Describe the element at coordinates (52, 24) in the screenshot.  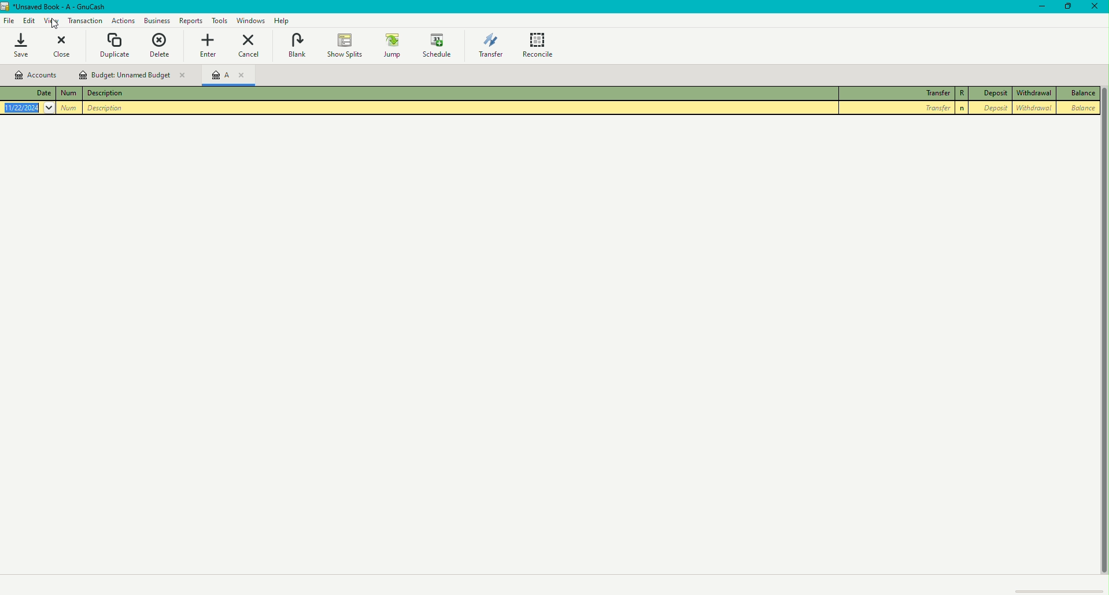
I see `cursor` at that location.